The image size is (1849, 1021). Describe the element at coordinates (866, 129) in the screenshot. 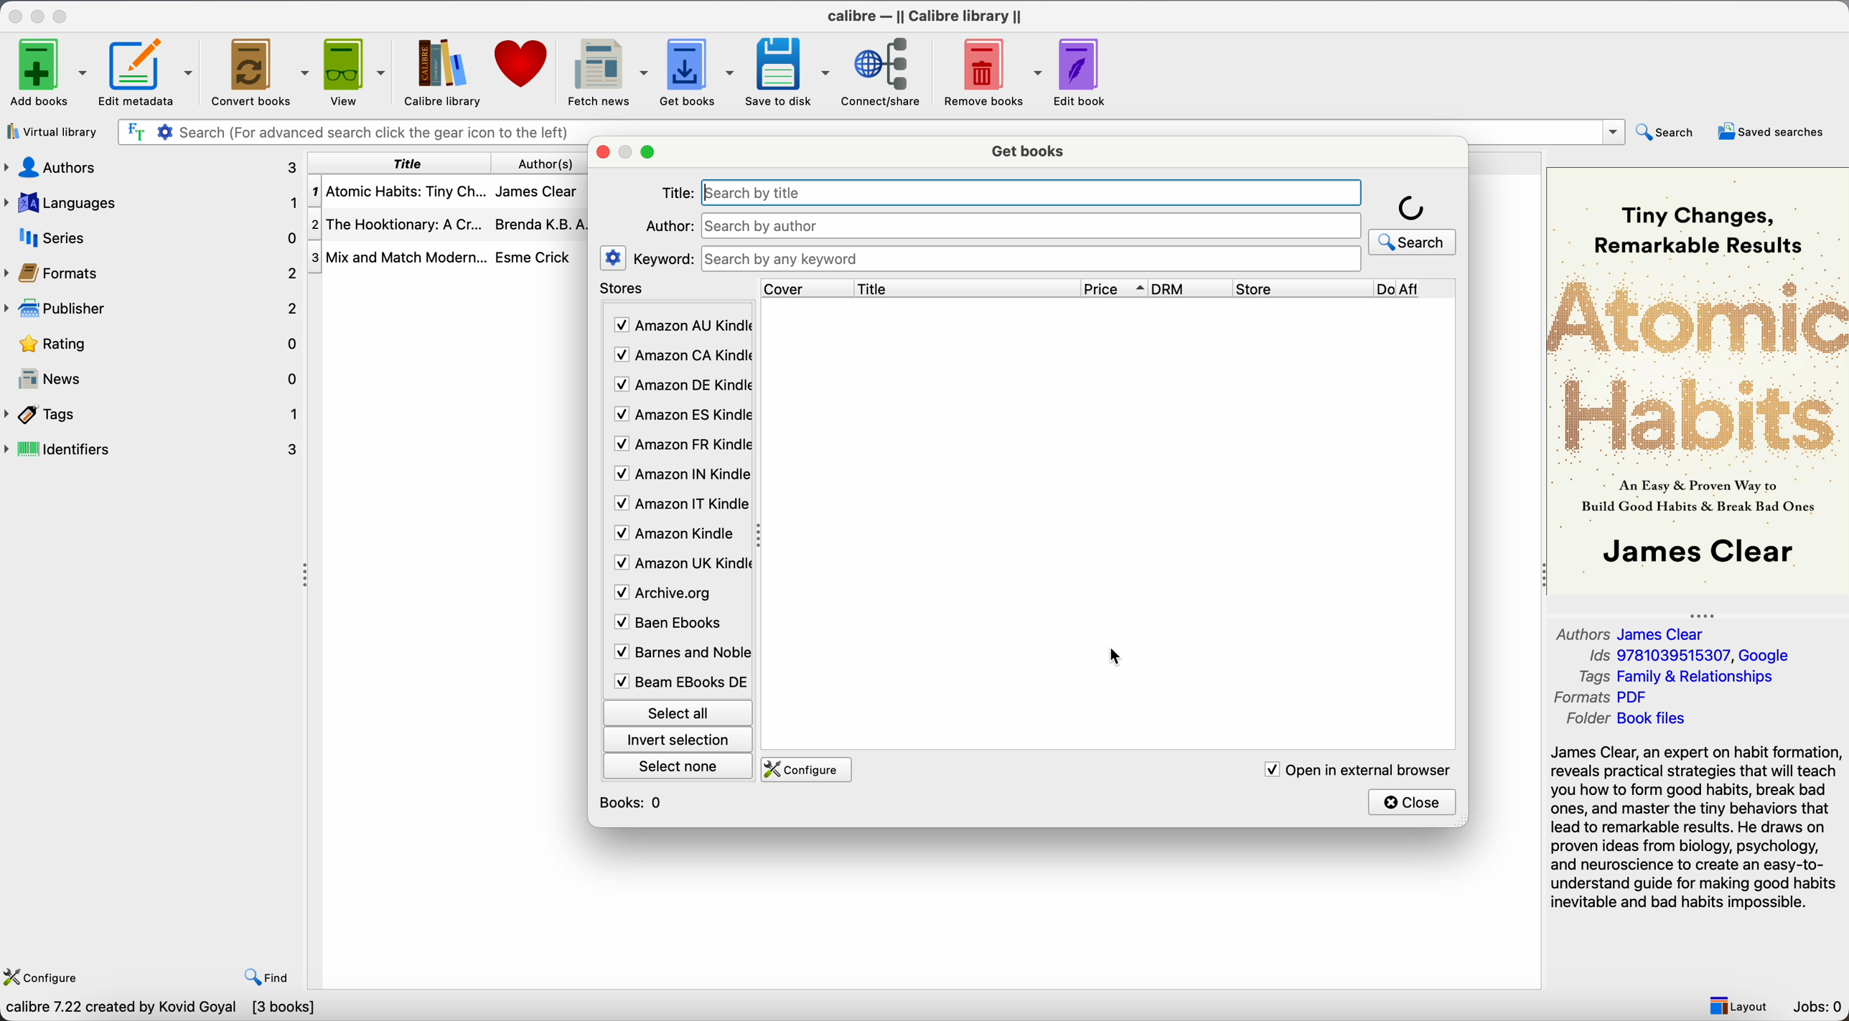

I see `search bar` at that location.